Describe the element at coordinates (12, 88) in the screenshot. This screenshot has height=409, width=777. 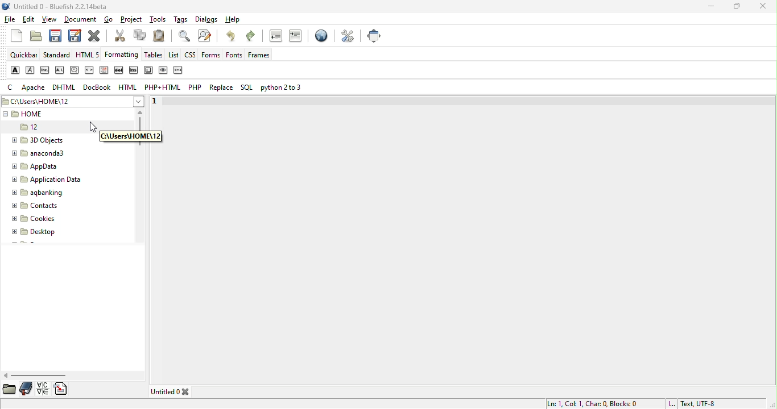
I see `c` at that location.